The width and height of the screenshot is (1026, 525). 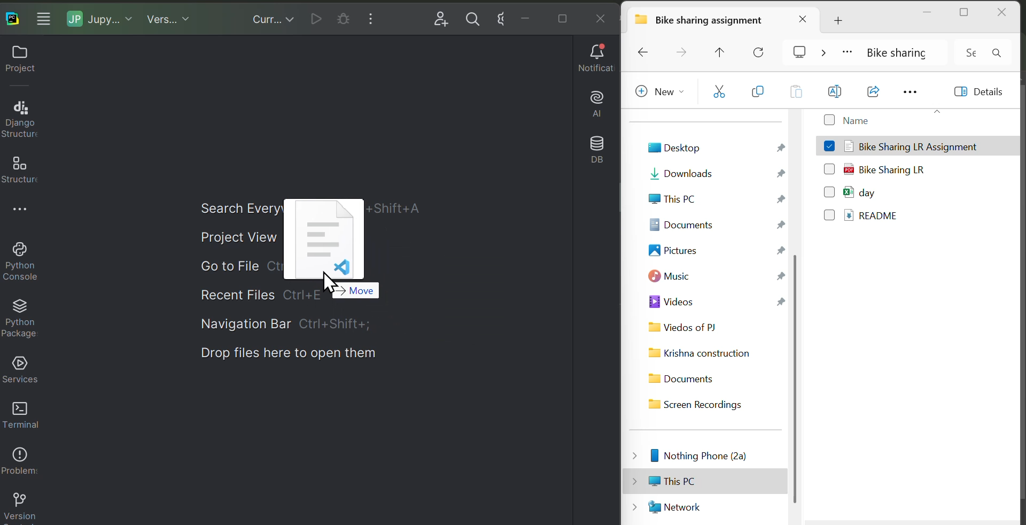 What do you see at coordinates (725, 52) in the screenshot?
I see `Move up` at bounding box center [725, 52].